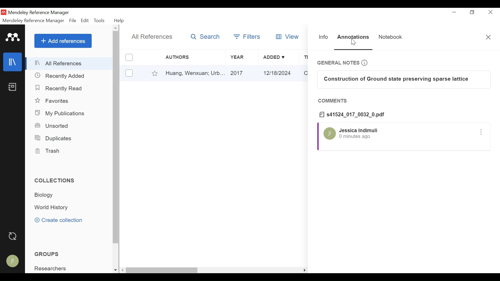 The image size is (500, 281). What do you see at coordinates (14, 236) in the screenshot?
I see `Sync` at bounding box center [14, 236].